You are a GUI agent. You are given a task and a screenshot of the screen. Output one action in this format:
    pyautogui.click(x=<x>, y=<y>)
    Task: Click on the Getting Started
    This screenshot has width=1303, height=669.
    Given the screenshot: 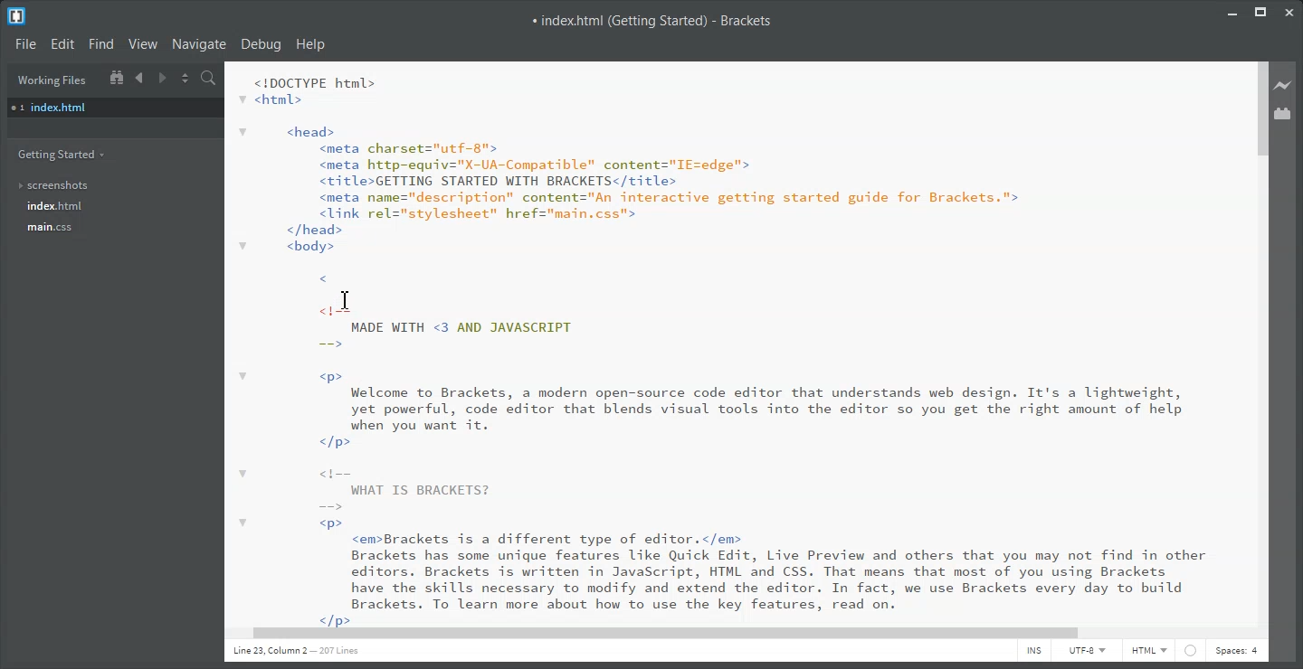 What is the action you would take?
    pyautogui.click(x=62, y=156)
    